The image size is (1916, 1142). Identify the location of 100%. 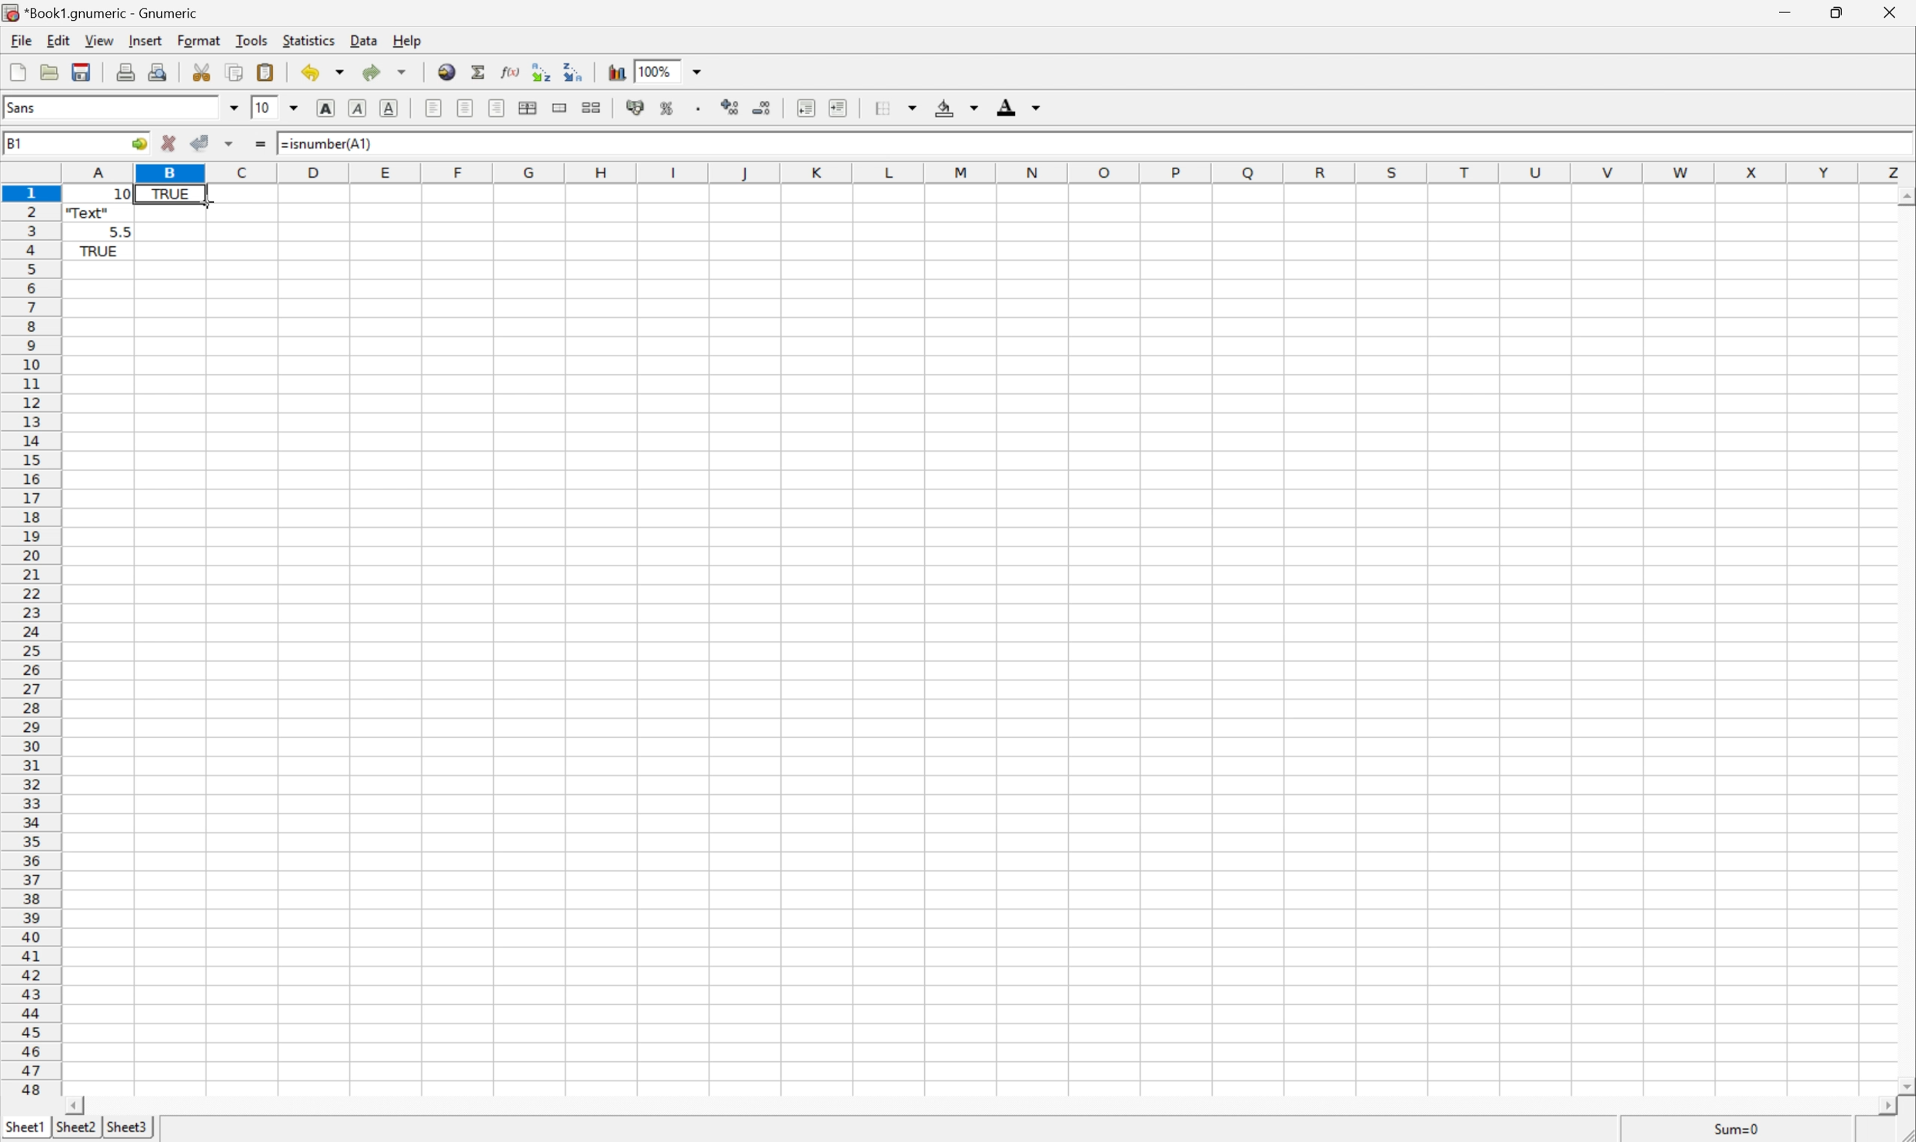
(658, 70).